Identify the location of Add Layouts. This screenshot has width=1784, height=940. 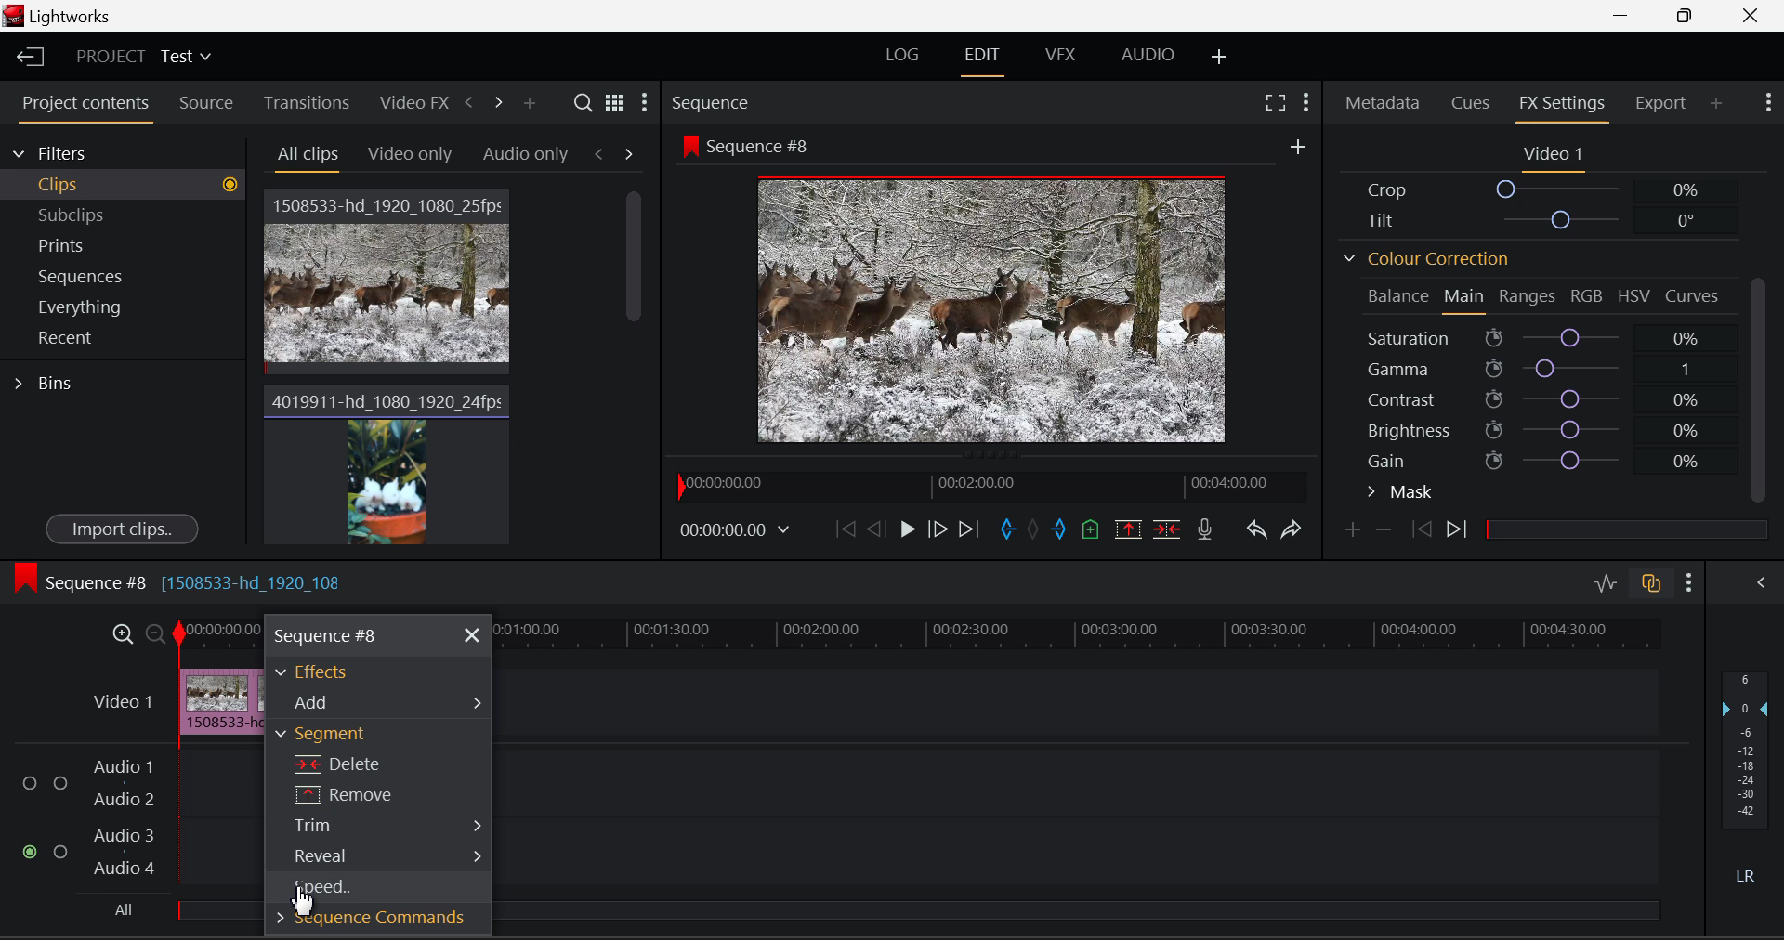
(1219, 54).